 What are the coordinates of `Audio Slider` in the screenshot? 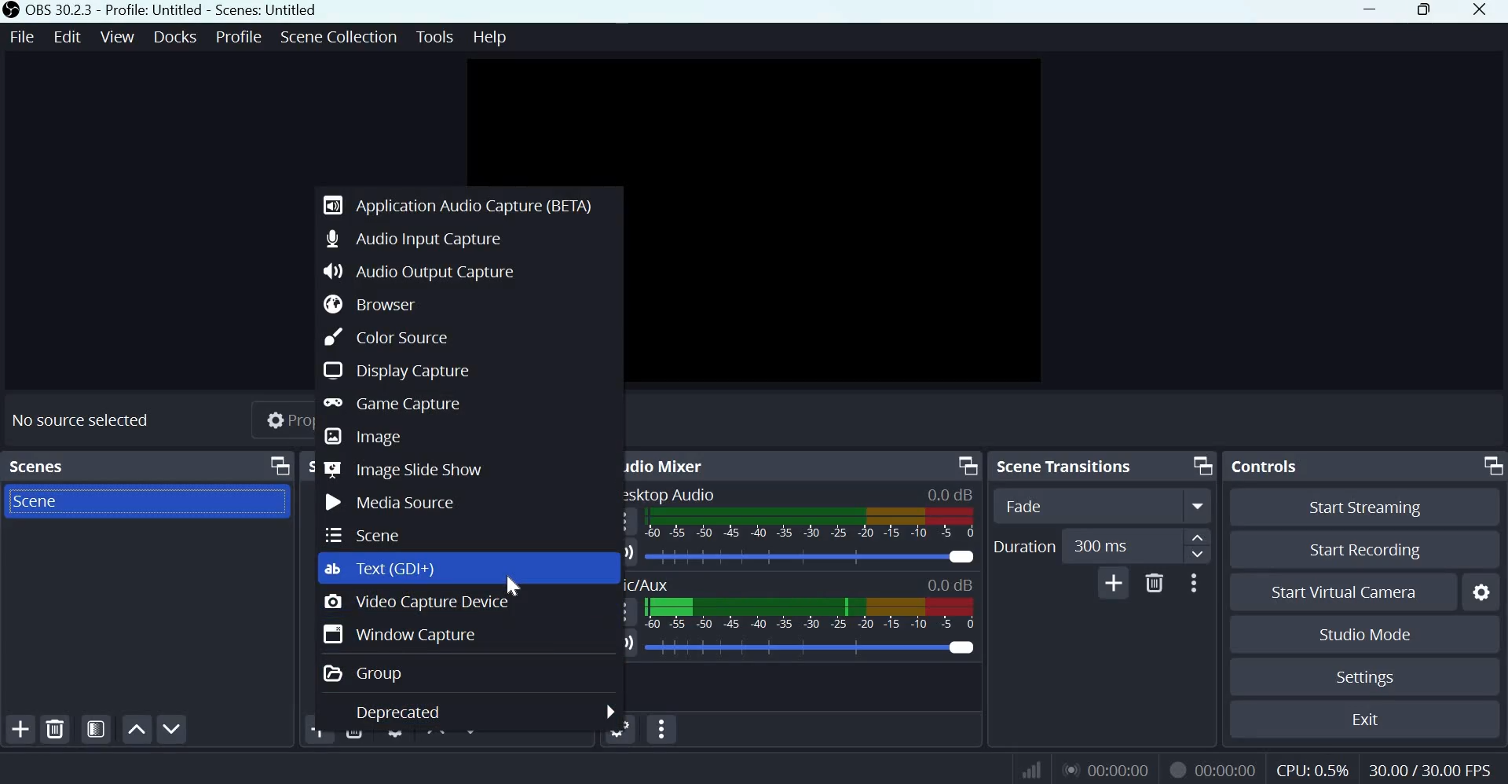 It's located at (811, 556).